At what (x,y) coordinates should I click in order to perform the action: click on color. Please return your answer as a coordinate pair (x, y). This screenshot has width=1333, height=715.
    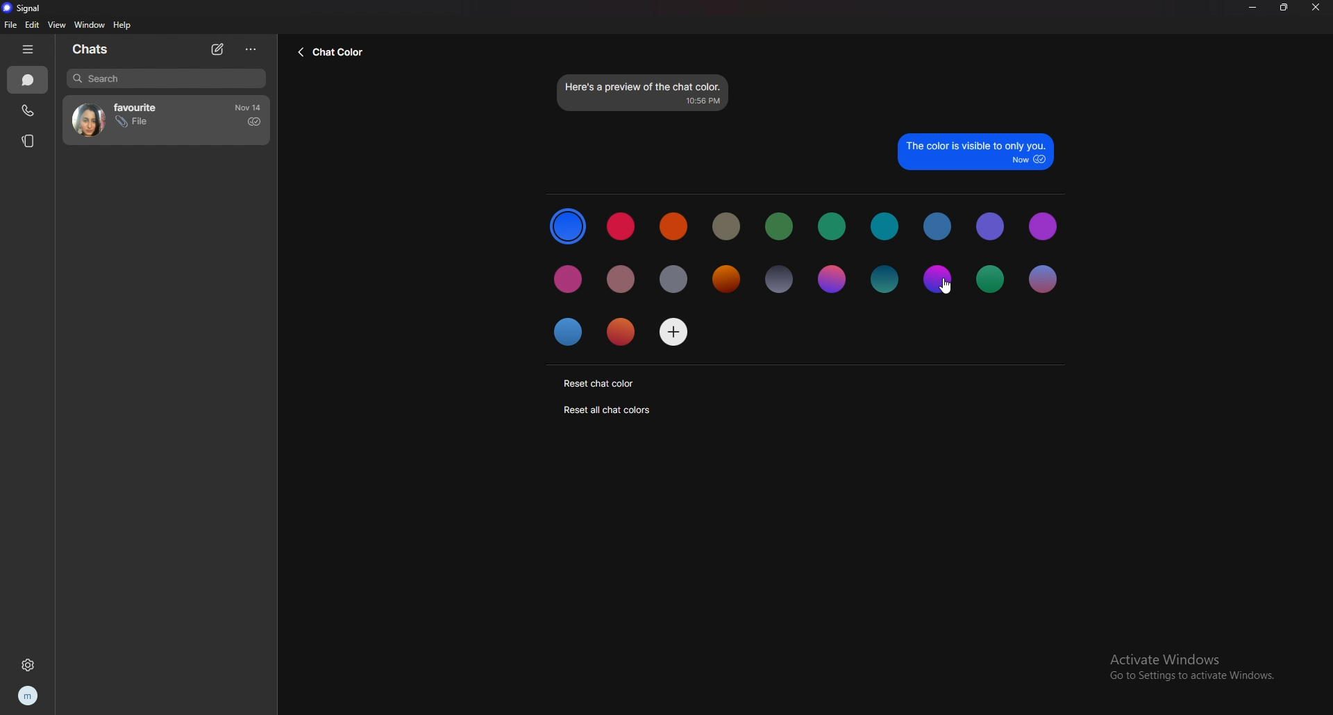
    Looking at the image, I should click on (1041, 279).